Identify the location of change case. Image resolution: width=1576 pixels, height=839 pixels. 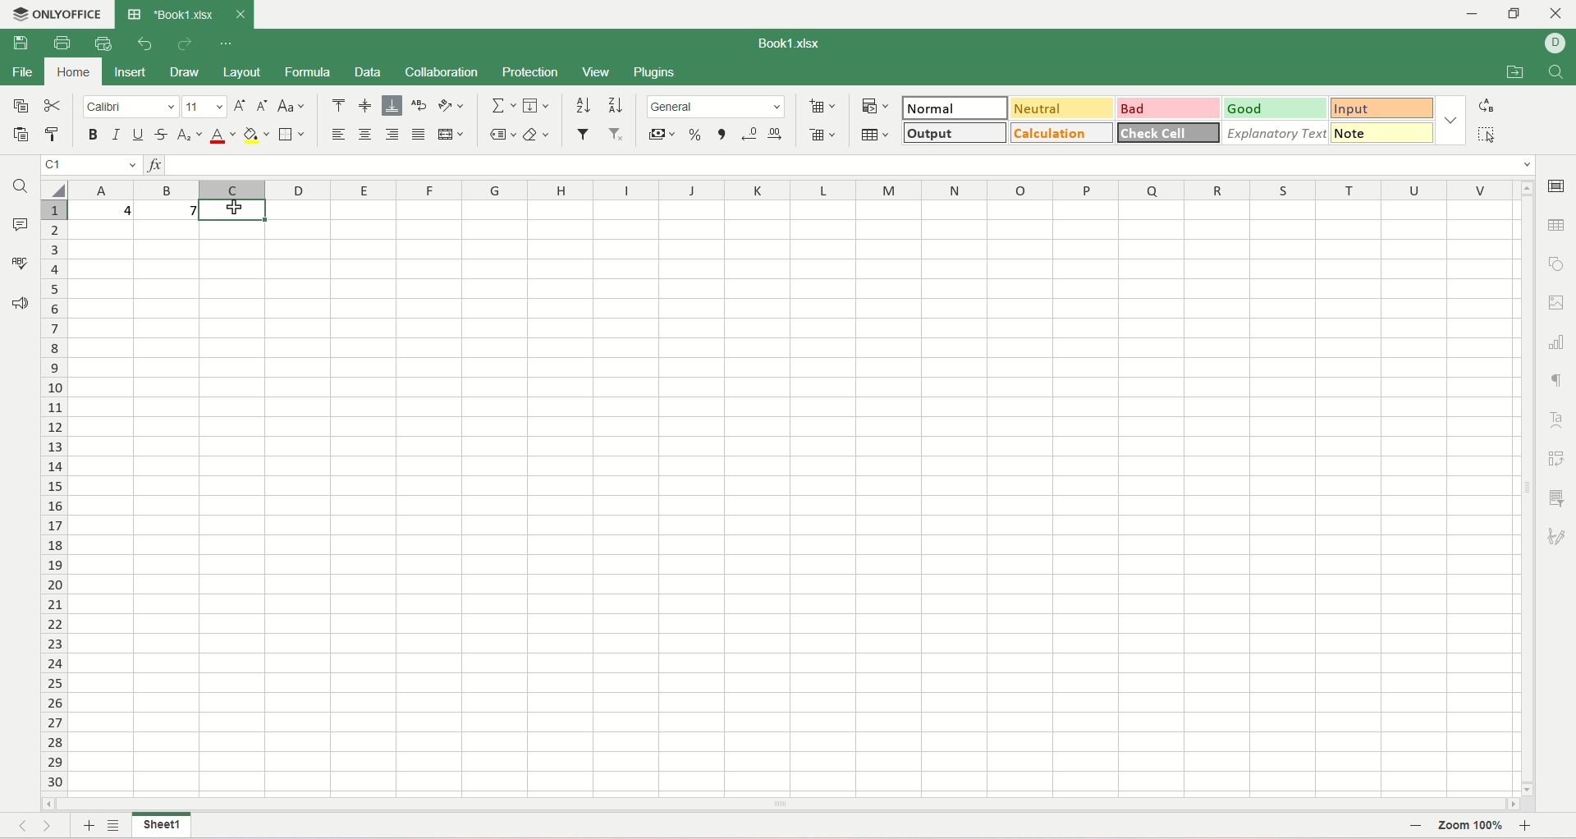
(290, 107).